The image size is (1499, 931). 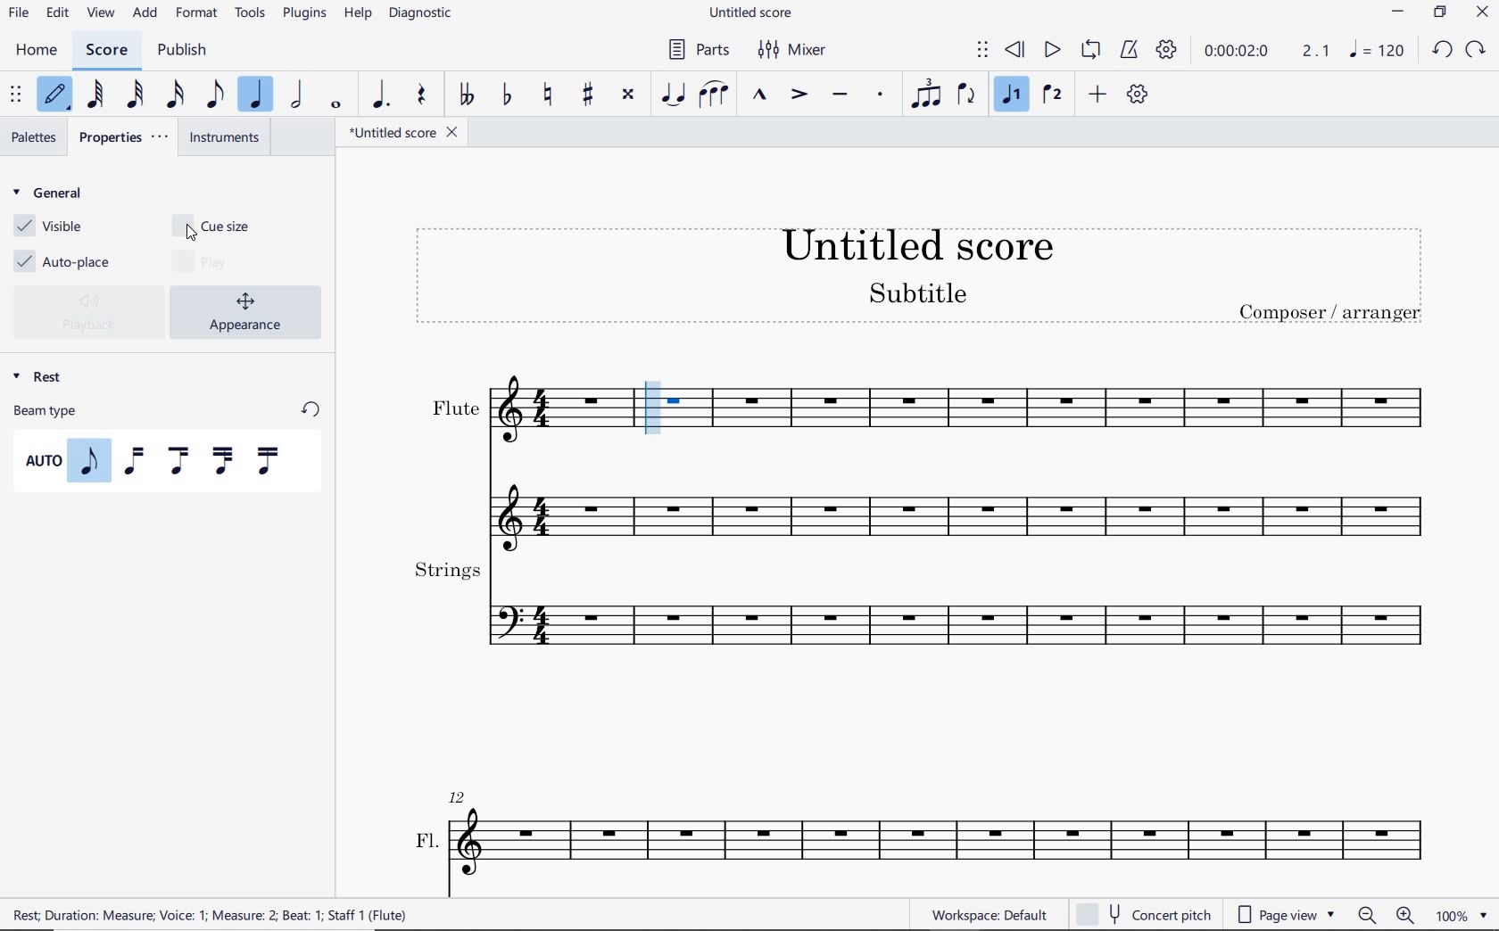 What do you see at coordinates (468, 95) in the screenshot?
I see `TOGGLE DOUBLE-FLAT` at bounding box center [468, 95].